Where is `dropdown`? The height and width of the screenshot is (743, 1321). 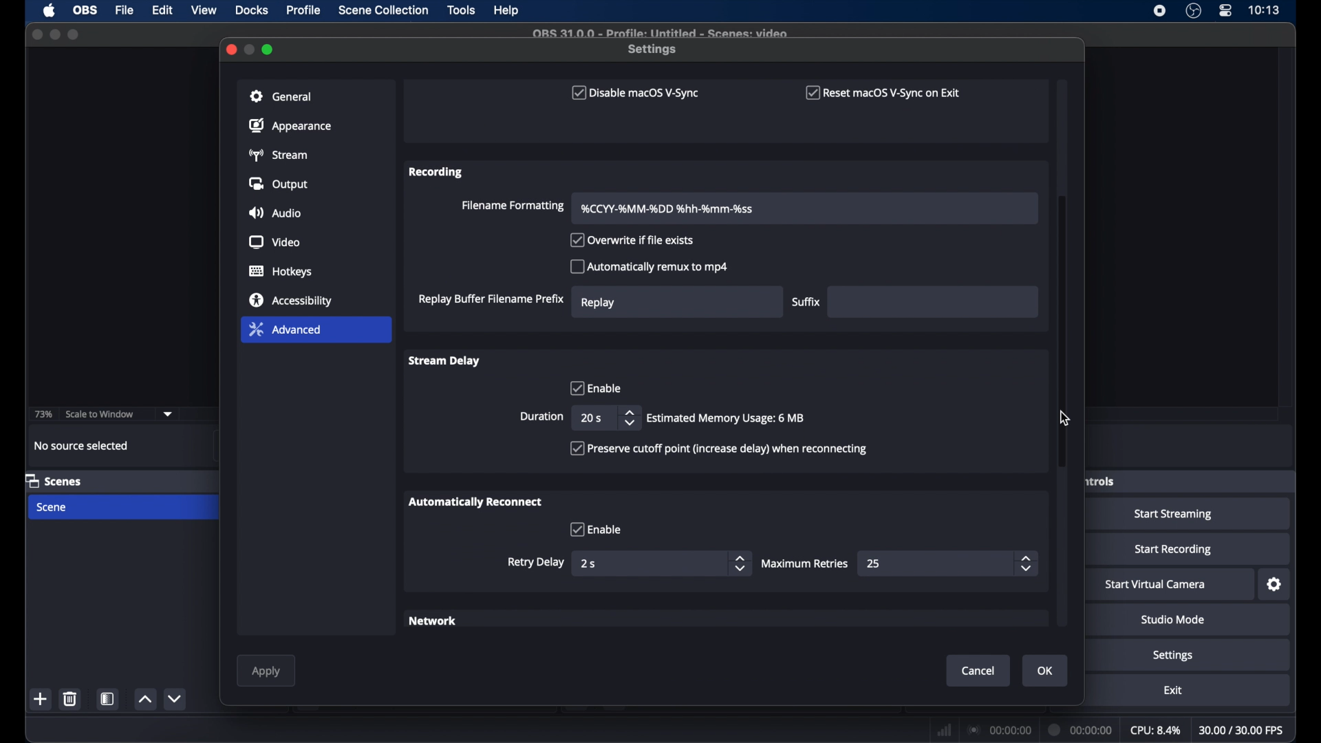 dropdown is located at coordinates (168, 414).